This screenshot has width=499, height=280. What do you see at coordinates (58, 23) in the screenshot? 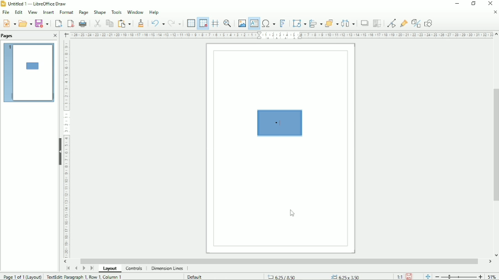
I see `export` at bounding box center [58, 23].